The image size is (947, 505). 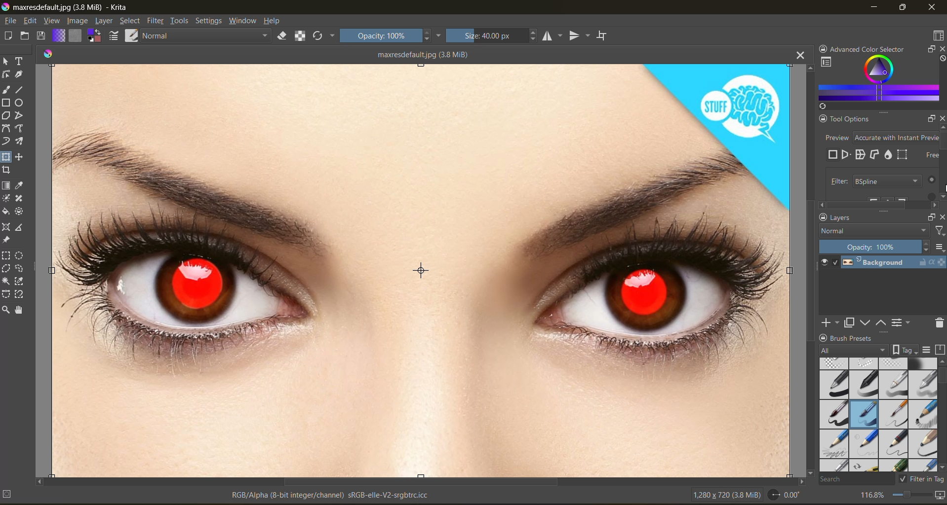 I want to click on delete mask, so click(x=940, y=323).